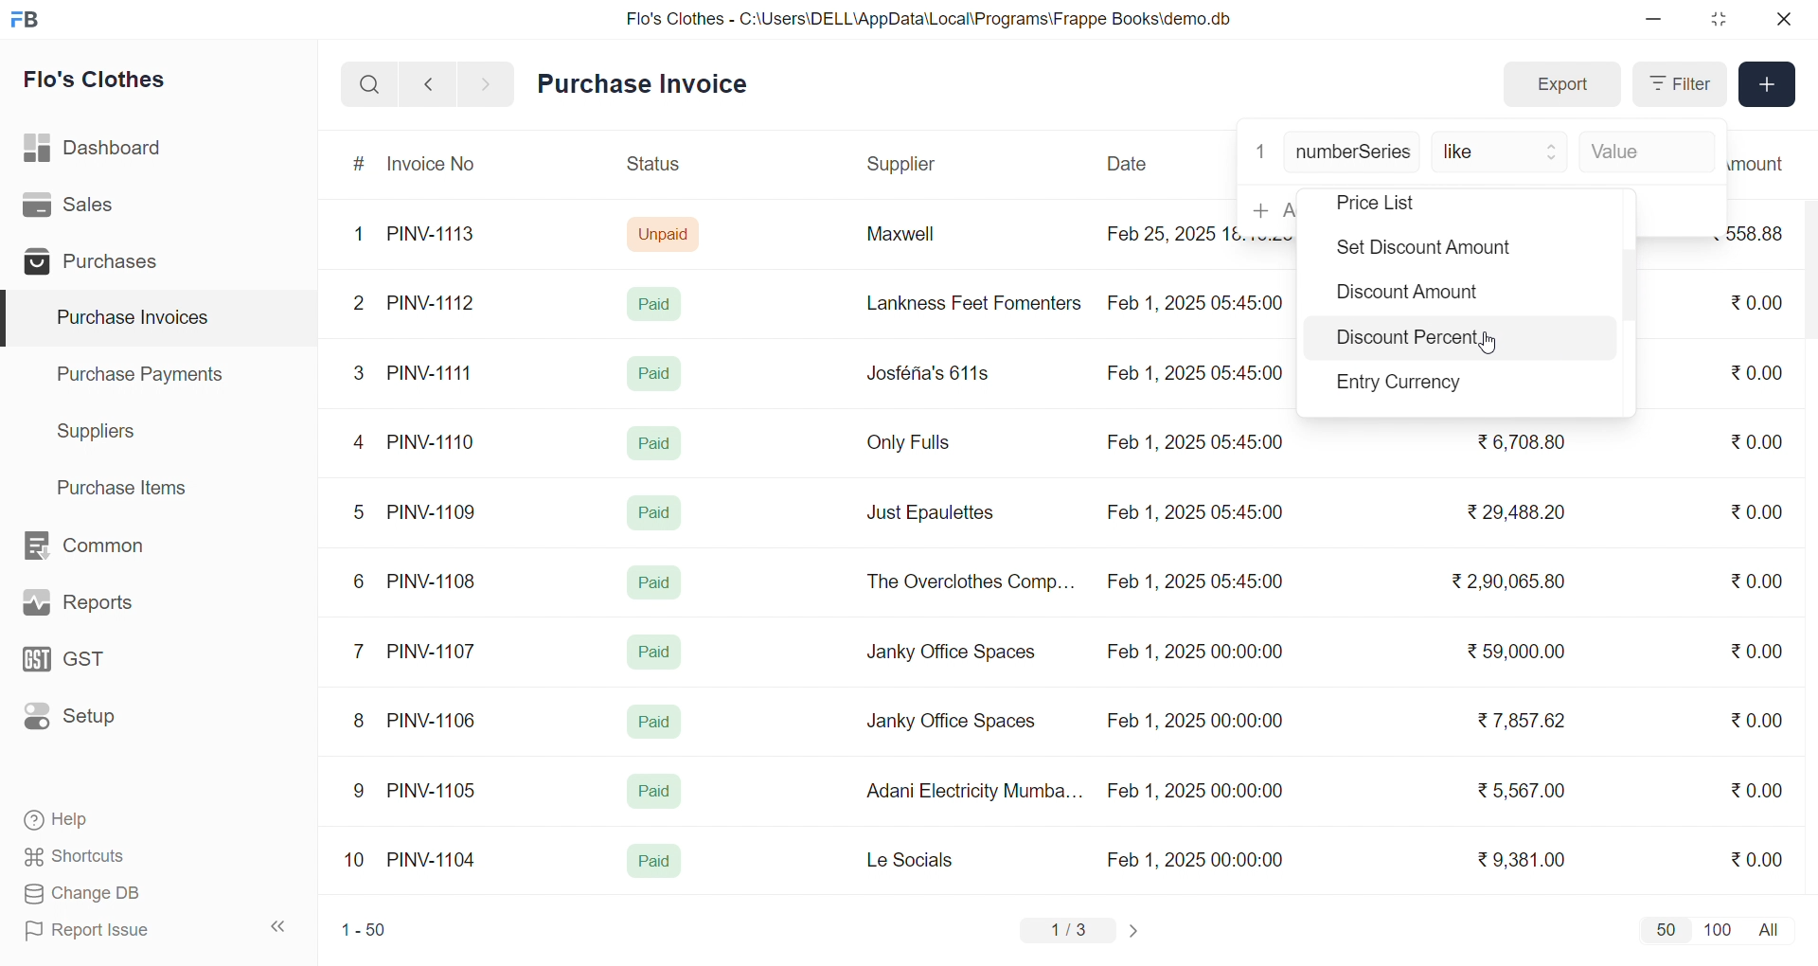 This screenshot has width=1818, height=966. Describe the element at coordinates (1718, 19) in the screenshot. I see `resize` at that location.